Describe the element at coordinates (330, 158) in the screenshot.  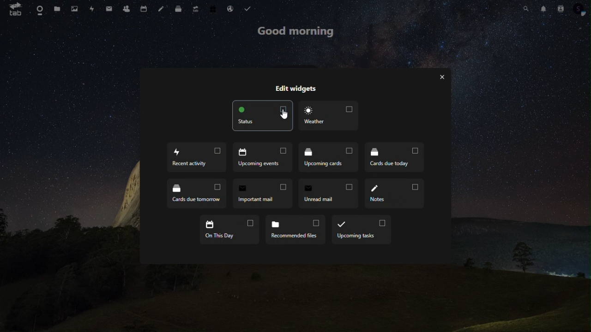
I see `upcoming card` at that location.